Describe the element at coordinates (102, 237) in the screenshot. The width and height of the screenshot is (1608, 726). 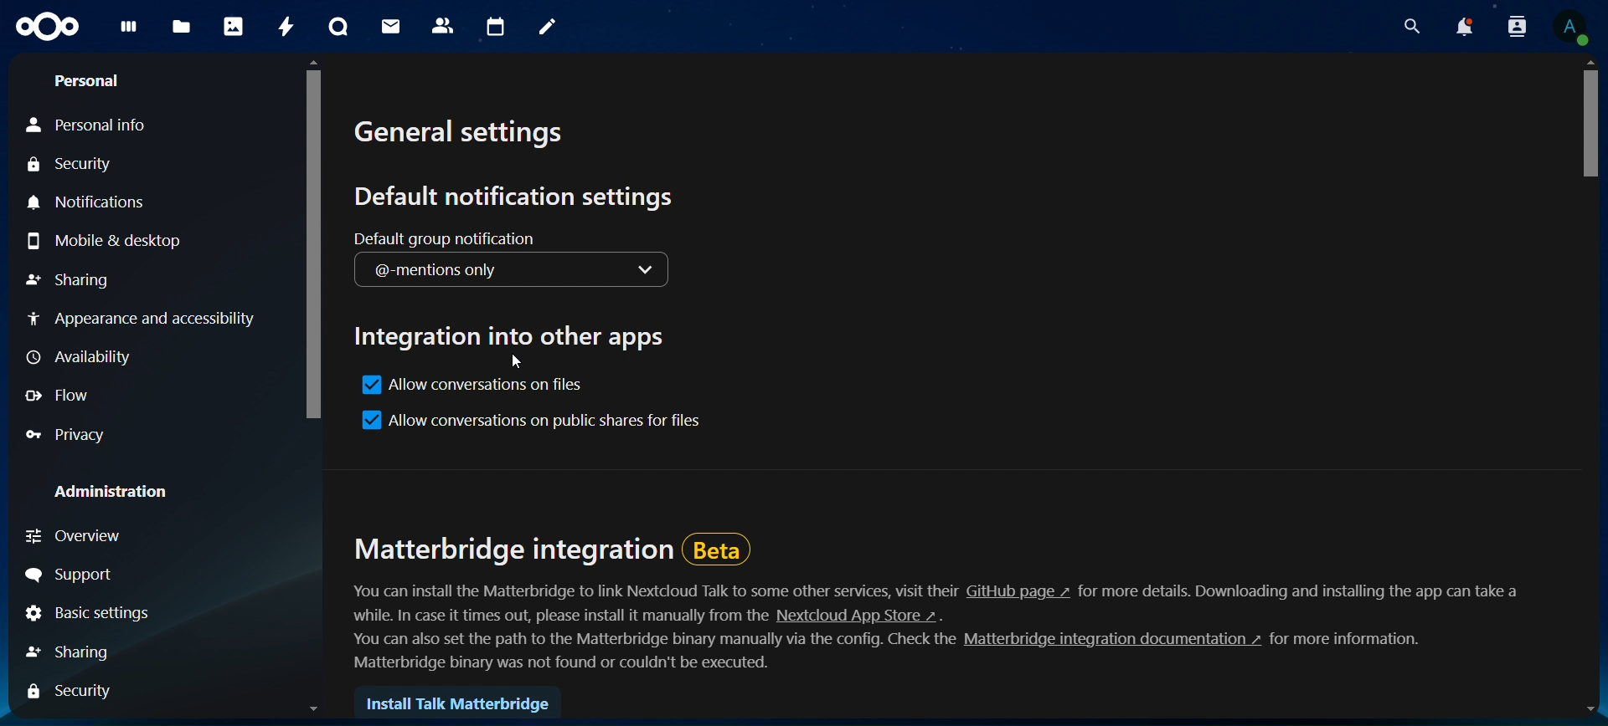
I see `mobile & desktop` at that location.